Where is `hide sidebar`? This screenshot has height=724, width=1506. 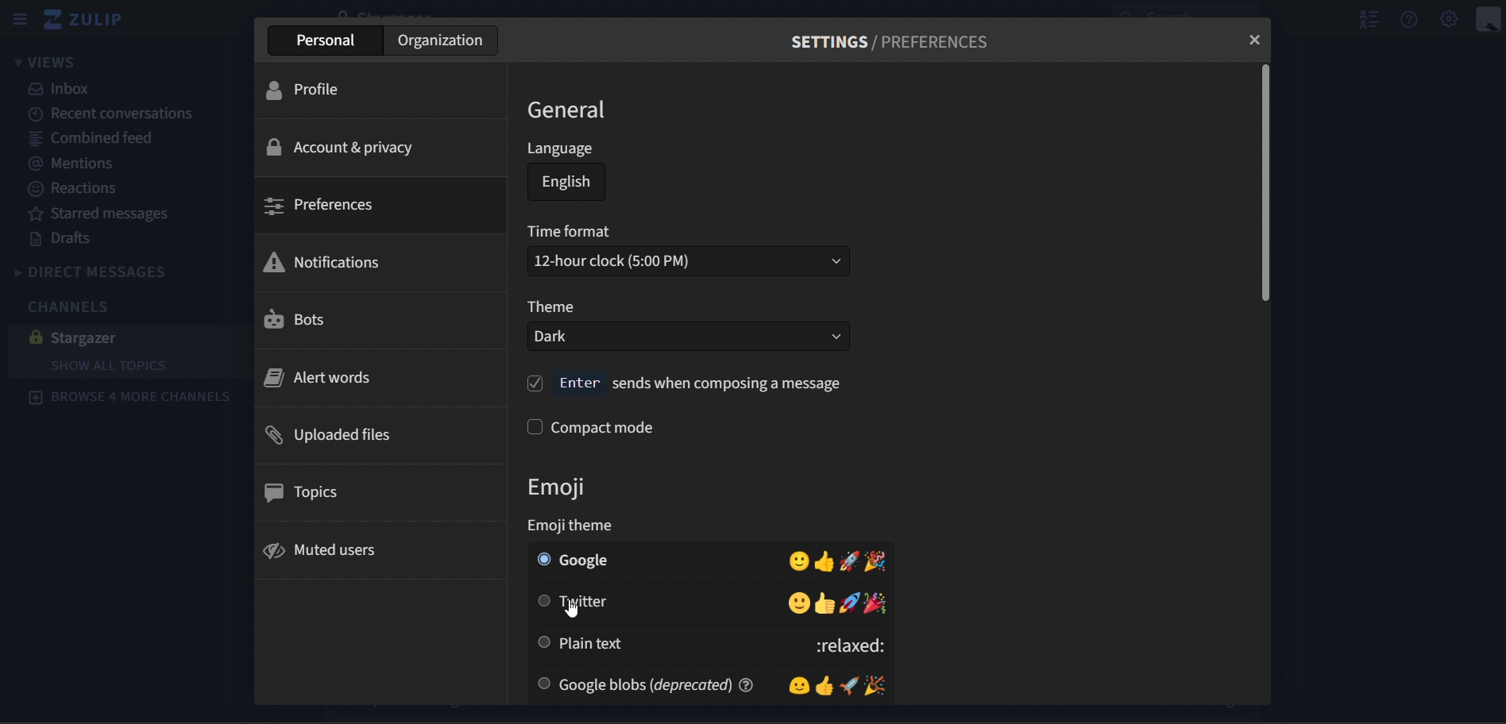
hide sidebar is located at coordinates (18, 18).